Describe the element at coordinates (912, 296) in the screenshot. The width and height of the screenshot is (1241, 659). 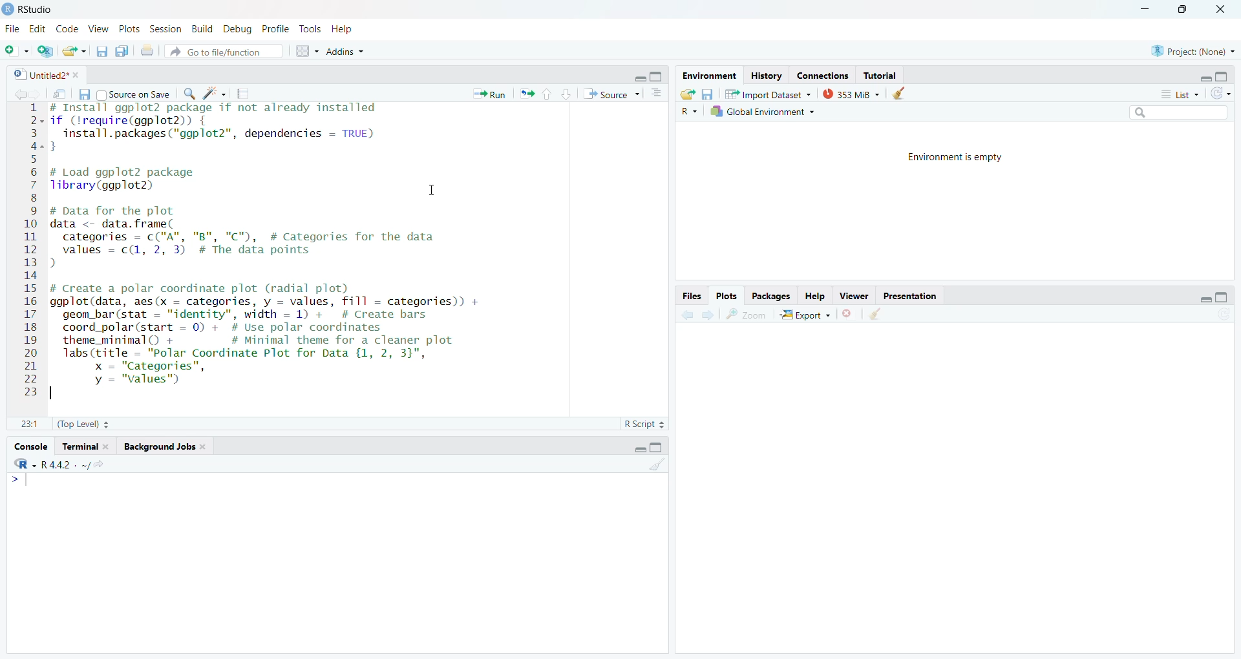
I see `Presentation` at that location.